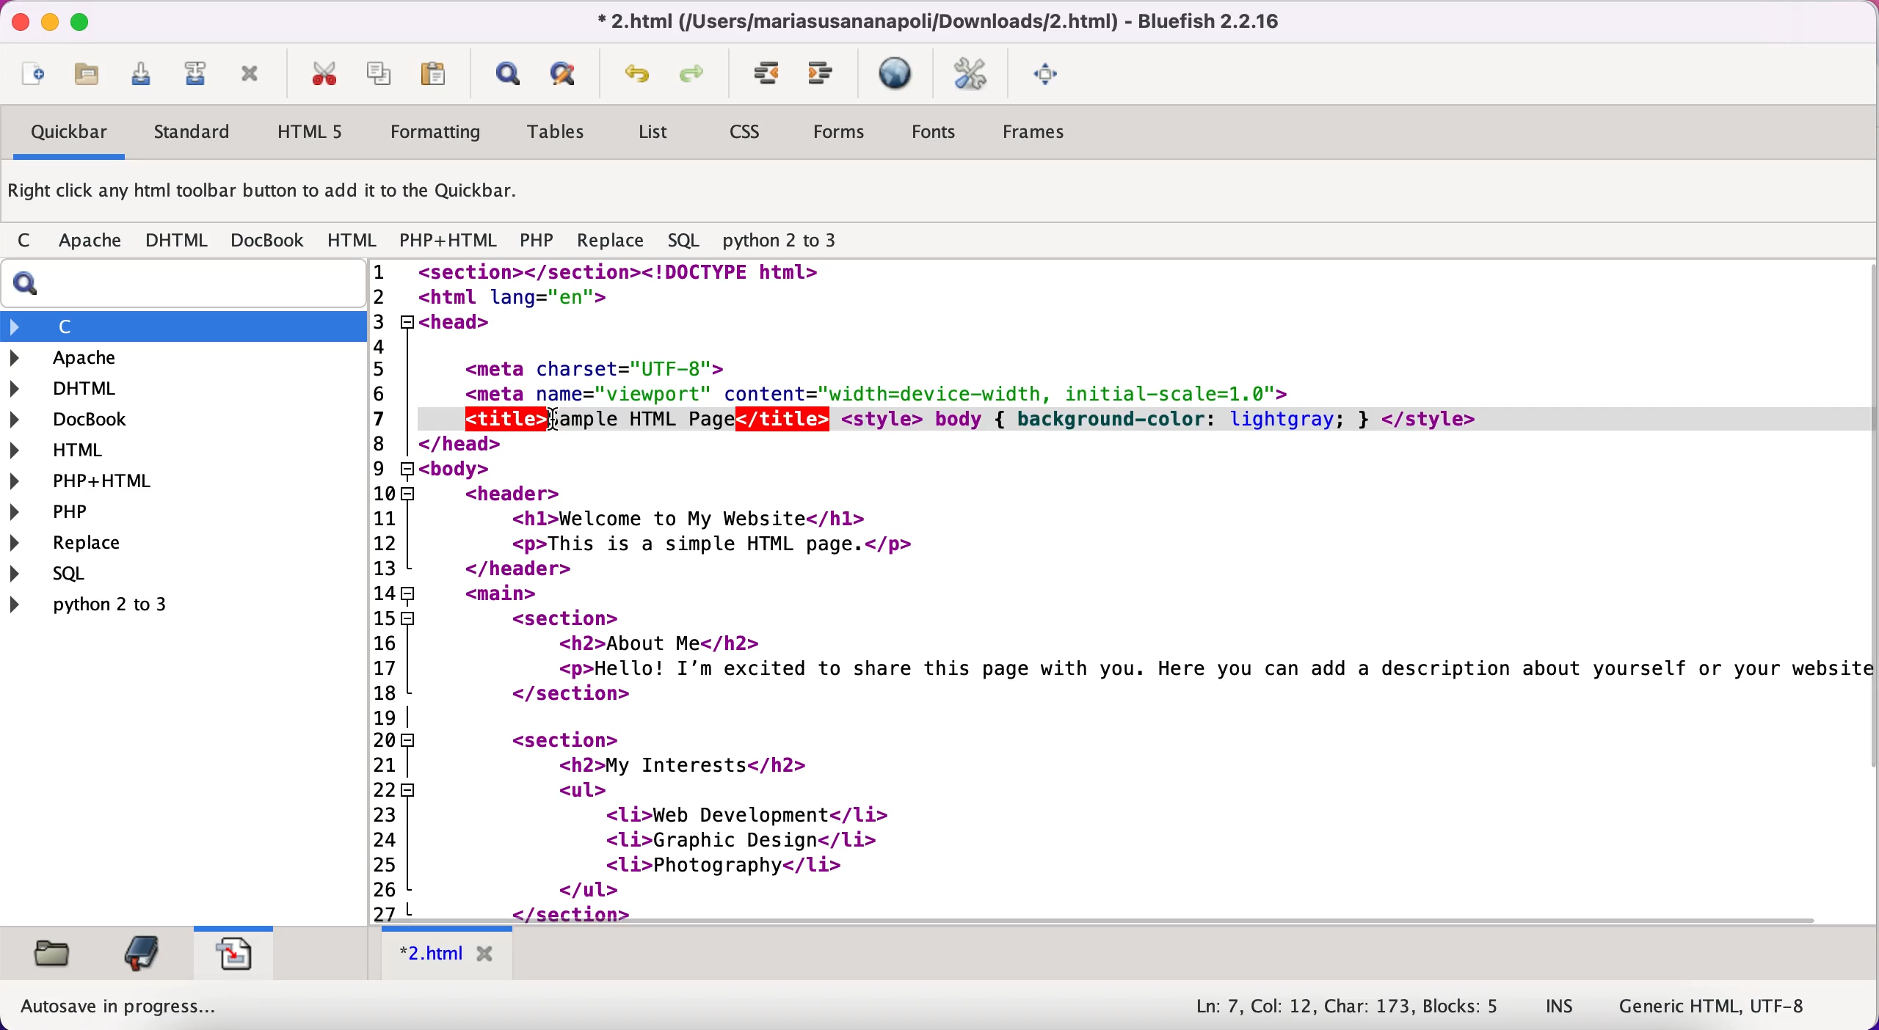  What do you see at coordinates (697, 76) in the screenshot?
I see `redo` at bounding box center [697, 76].